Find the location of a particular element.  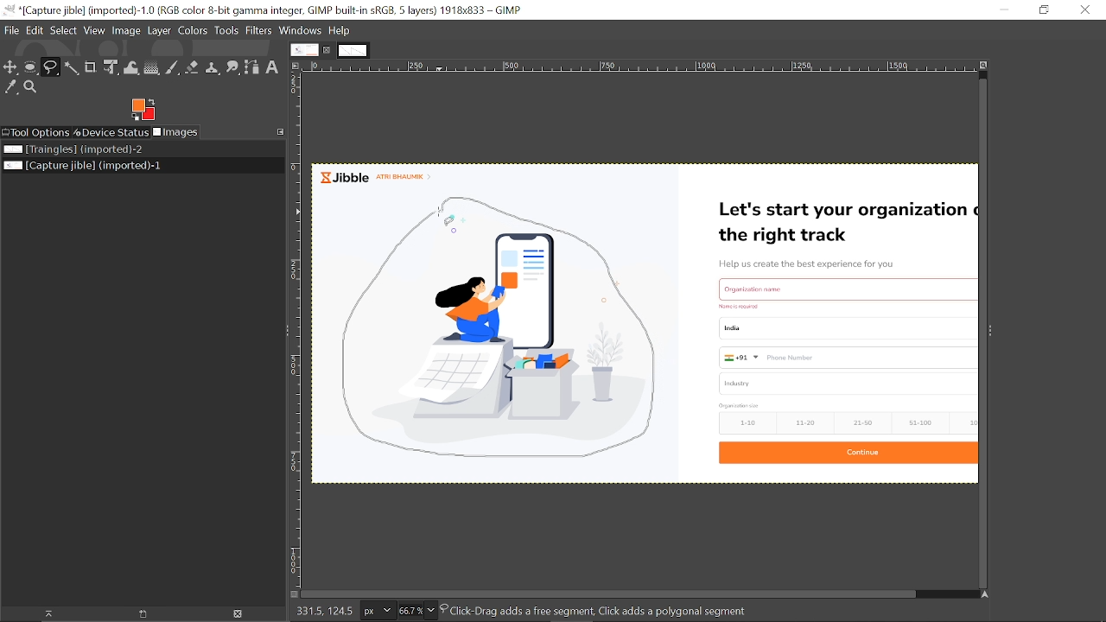

Delete this image is located at coordinates (233, 613).